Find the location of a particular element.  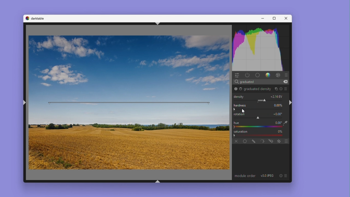

Histogram is located at coordinates (261, 47).